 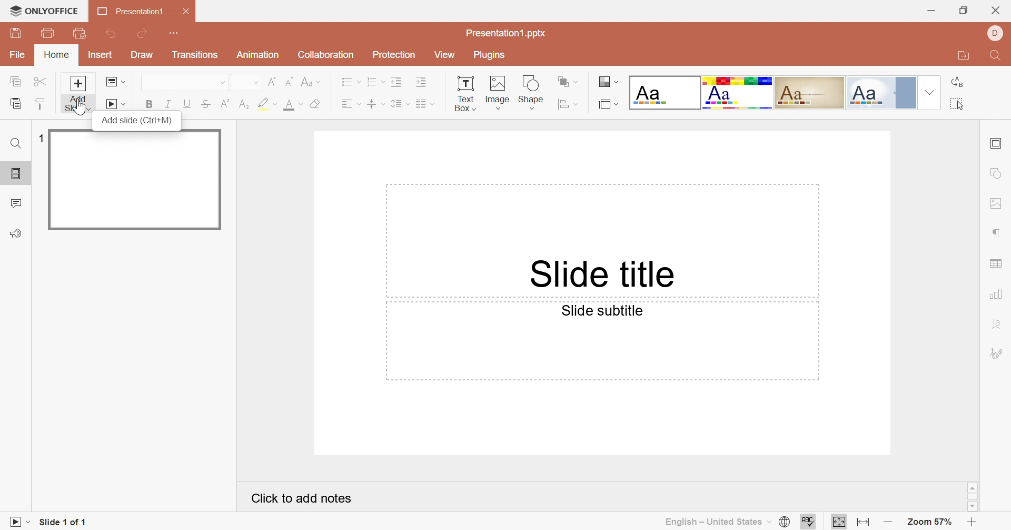 What do you see at coordinates (12, 174) in the screenshot?
I see `Slides` at bounding box center [12, 174].